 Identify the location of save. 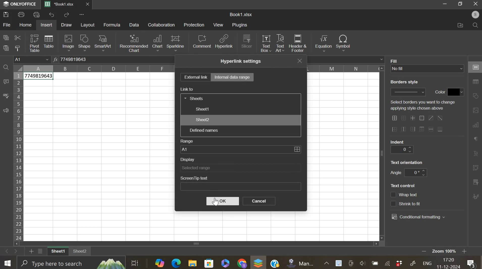
(6, 14).